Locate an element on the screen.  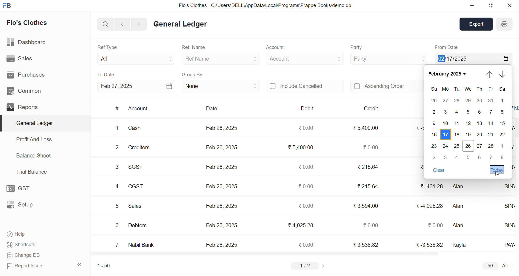
Sa is located at coordinates (501, 90).